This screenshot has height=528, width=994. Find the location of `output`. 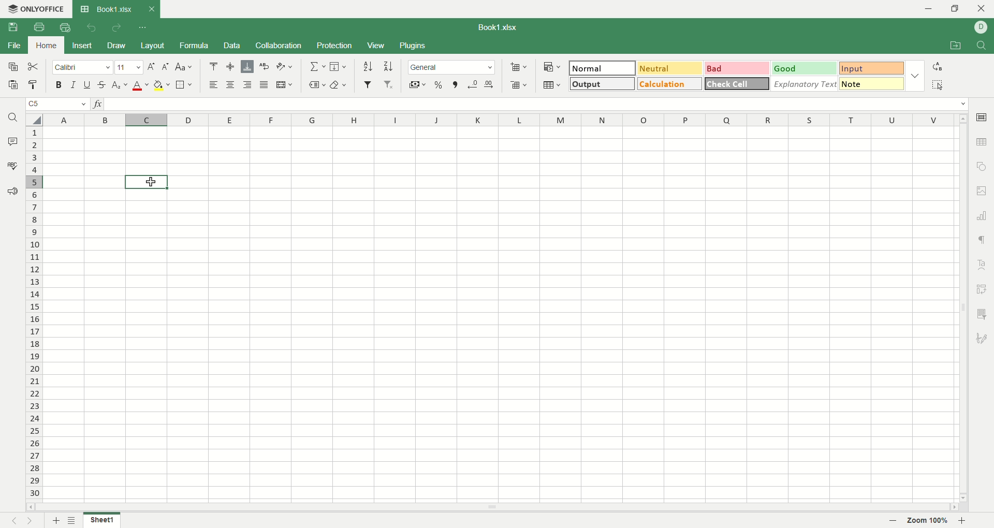

output is located at coordinates (601, 83).